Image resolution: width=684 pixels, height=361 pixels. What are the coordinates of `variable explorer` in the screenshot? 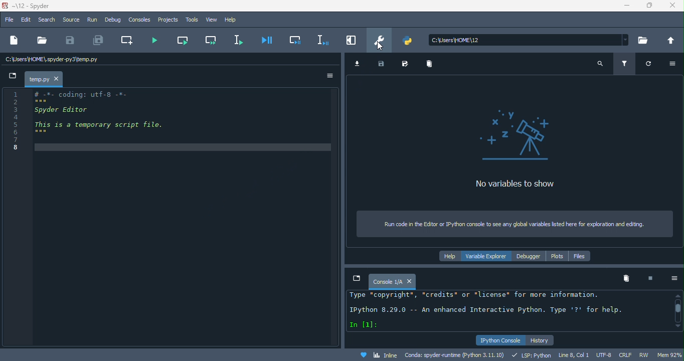 It's located at (490, 256).